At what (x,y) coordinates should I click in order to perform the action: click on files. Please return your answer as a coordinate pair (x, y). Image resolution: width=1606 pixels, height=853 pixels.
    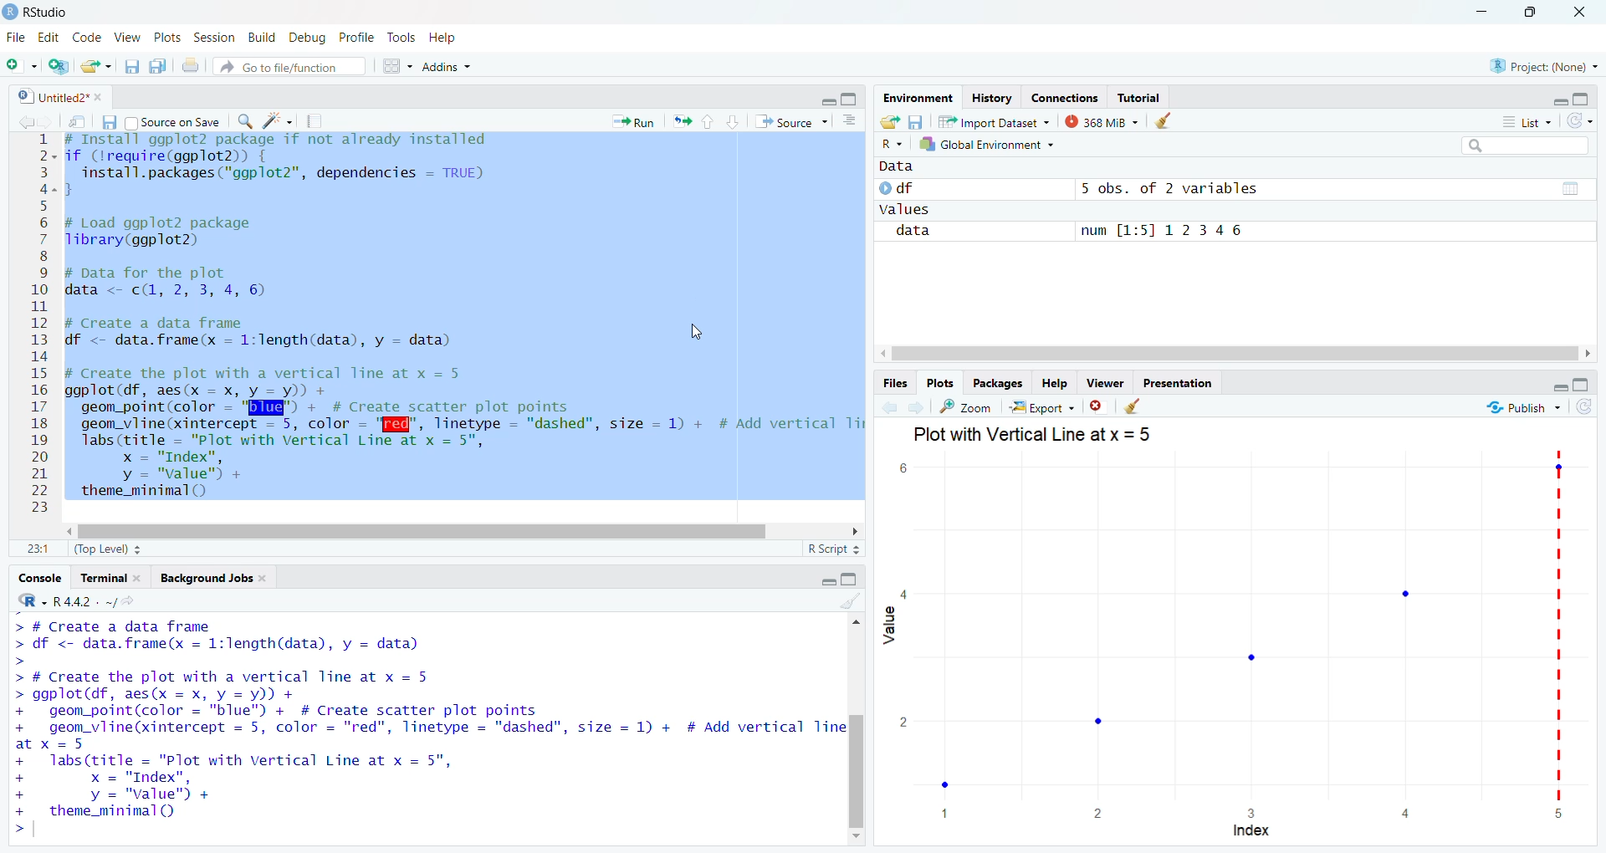
    Looking at the image, I should click on (918, 122).